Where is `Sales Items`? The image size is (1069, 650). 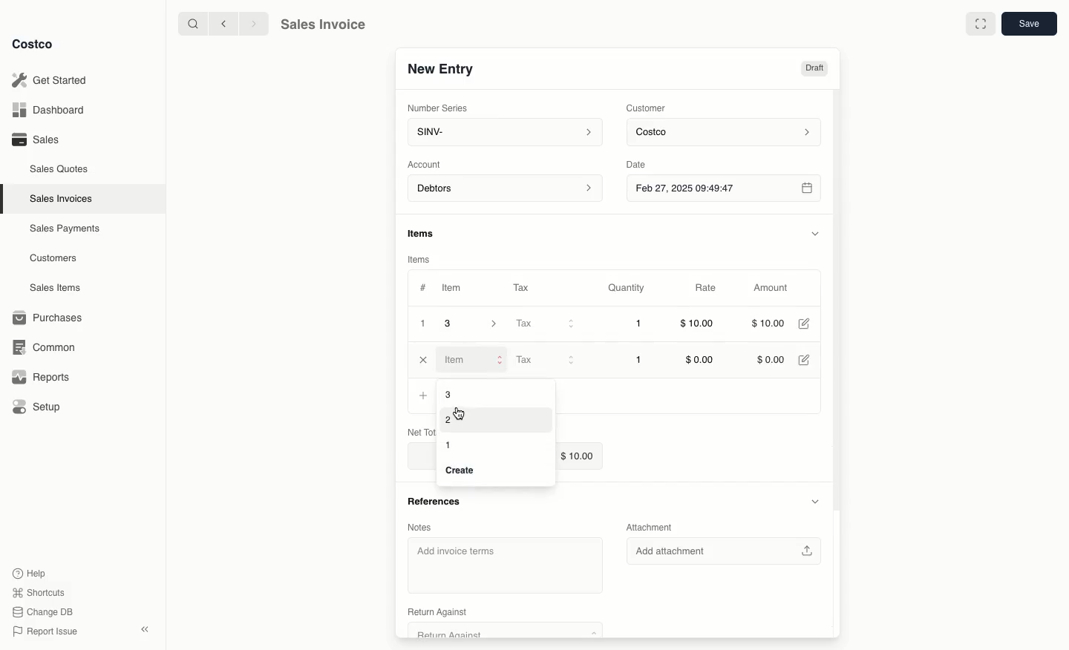 Sales Items is located at coordinates (57, 286).